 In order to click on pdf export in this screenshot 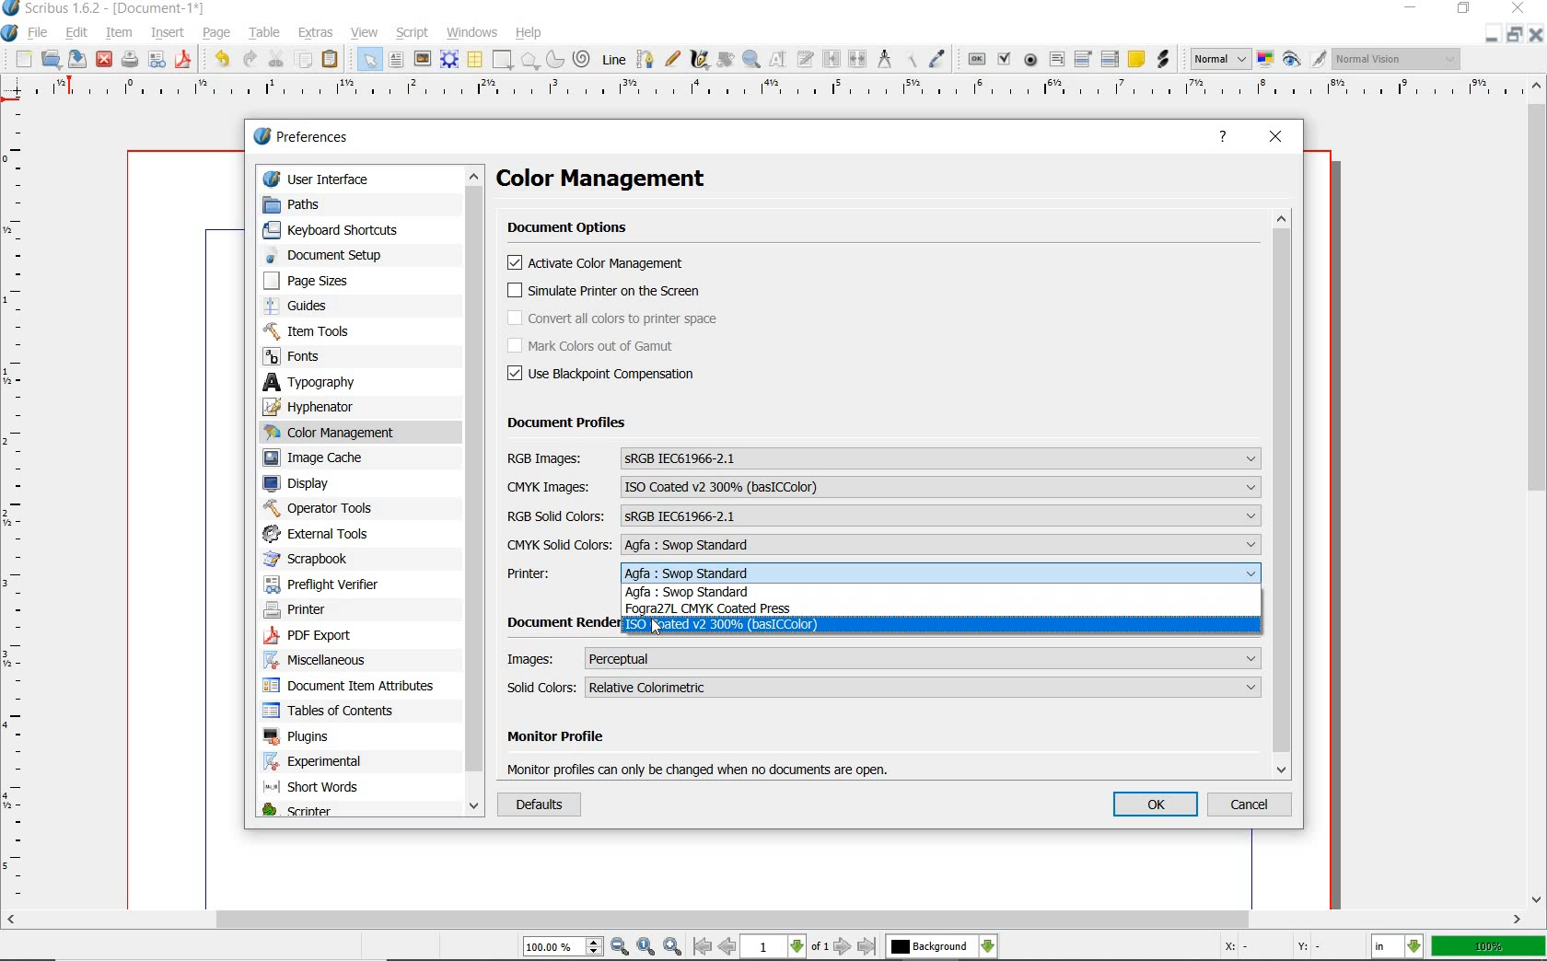, I will do `click(342, 635)`.